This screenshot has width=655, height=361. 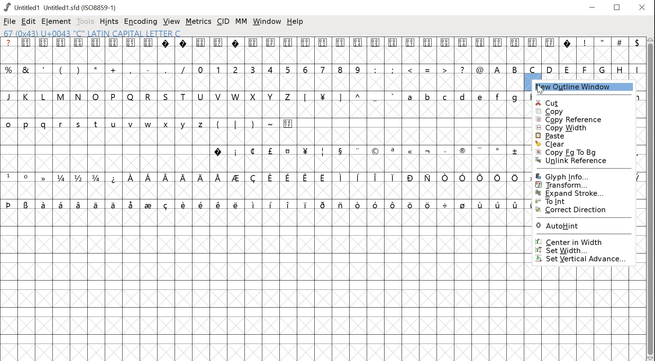 What do you see at coordinates (578, 120) in the screenshot?
I see `copy reference` at bounding box center [578, 120].